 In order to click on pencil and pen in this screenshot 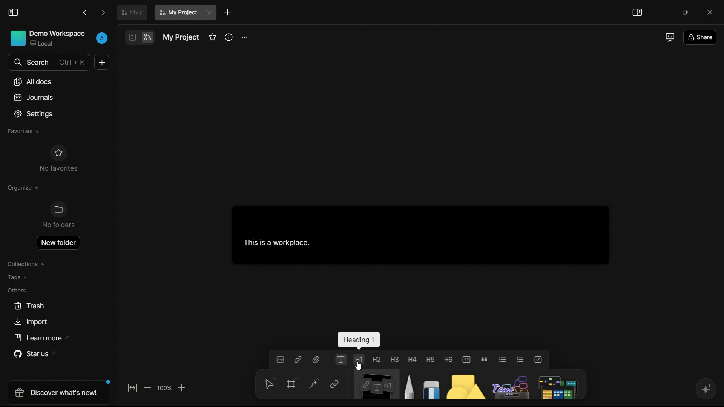, I will do `click(408, 384)`.